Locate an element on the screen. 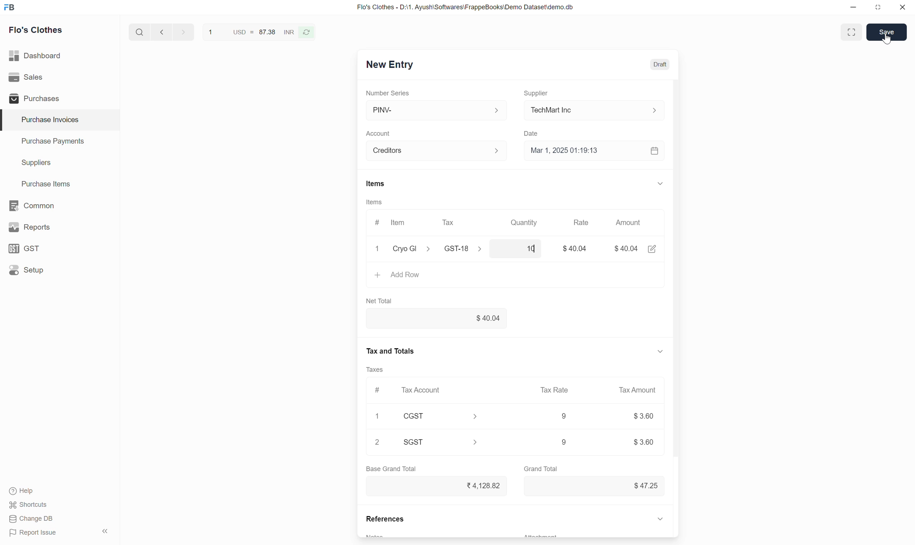 The width and height of the screenshot is (915, 545). Mar 1, 2025 01:19:13  is located at coordinates (596, 151).